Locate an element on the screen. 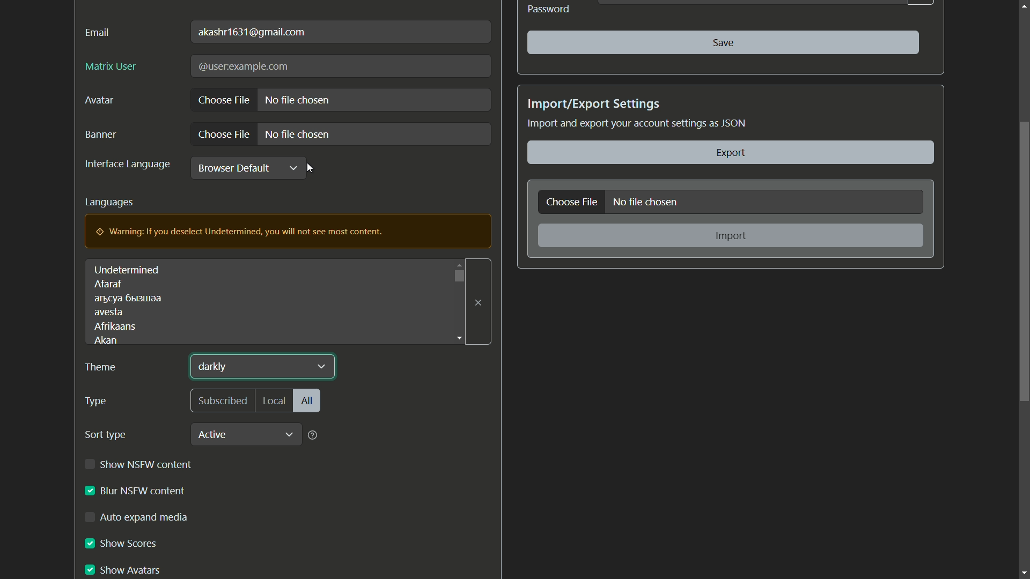 This screenshot has width=1030, height=579. afaraf is located at coordinates (107, 284).